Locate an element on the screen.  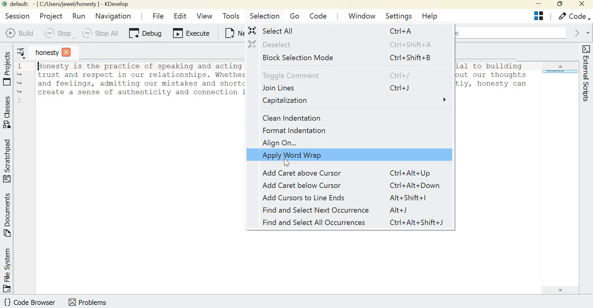
Code is located at coordinates (572, 16).